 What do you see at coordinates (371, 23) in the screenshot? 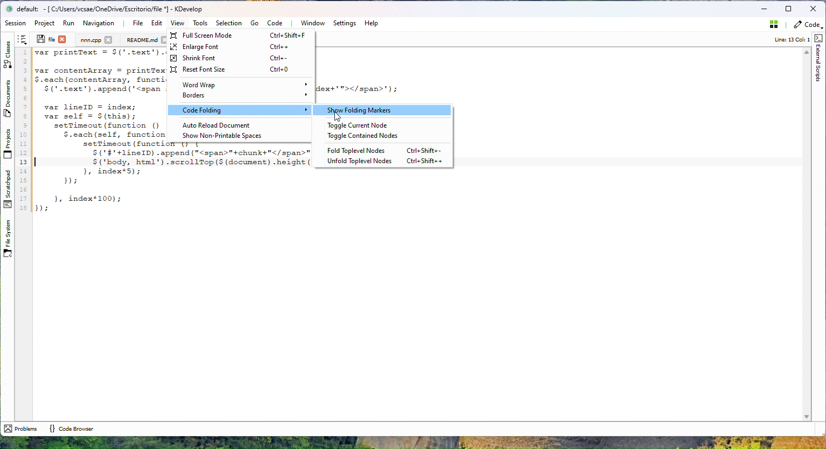
I see `Help` at bounding box center [371, 23].